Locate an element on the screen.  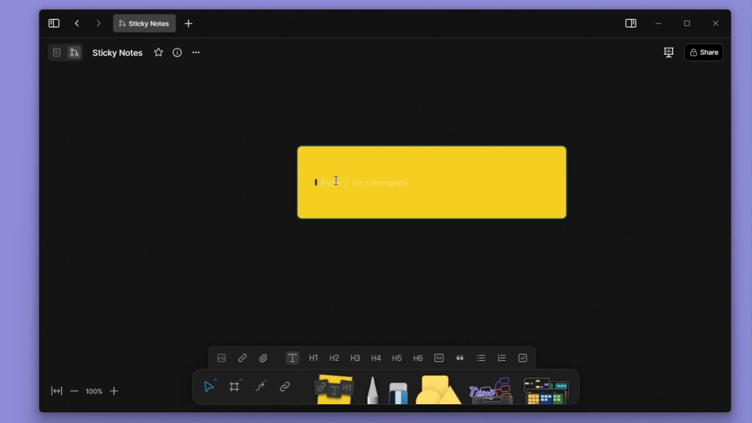
link is located at coordinates (246, 359).